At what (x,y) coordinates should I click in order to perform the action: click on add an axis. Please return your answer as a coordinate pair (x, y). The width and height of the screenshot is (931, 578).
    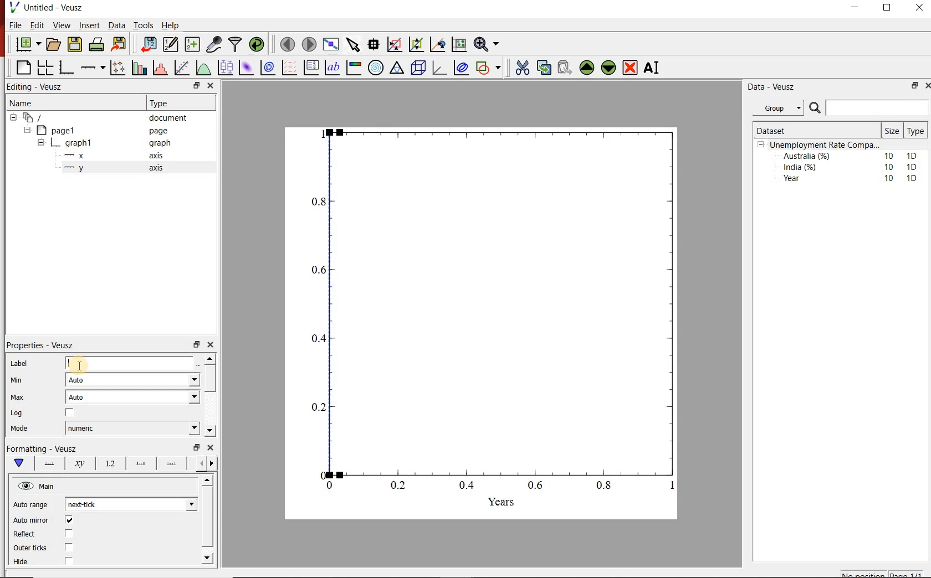
    Looking at the image, I should click on (92, 68).